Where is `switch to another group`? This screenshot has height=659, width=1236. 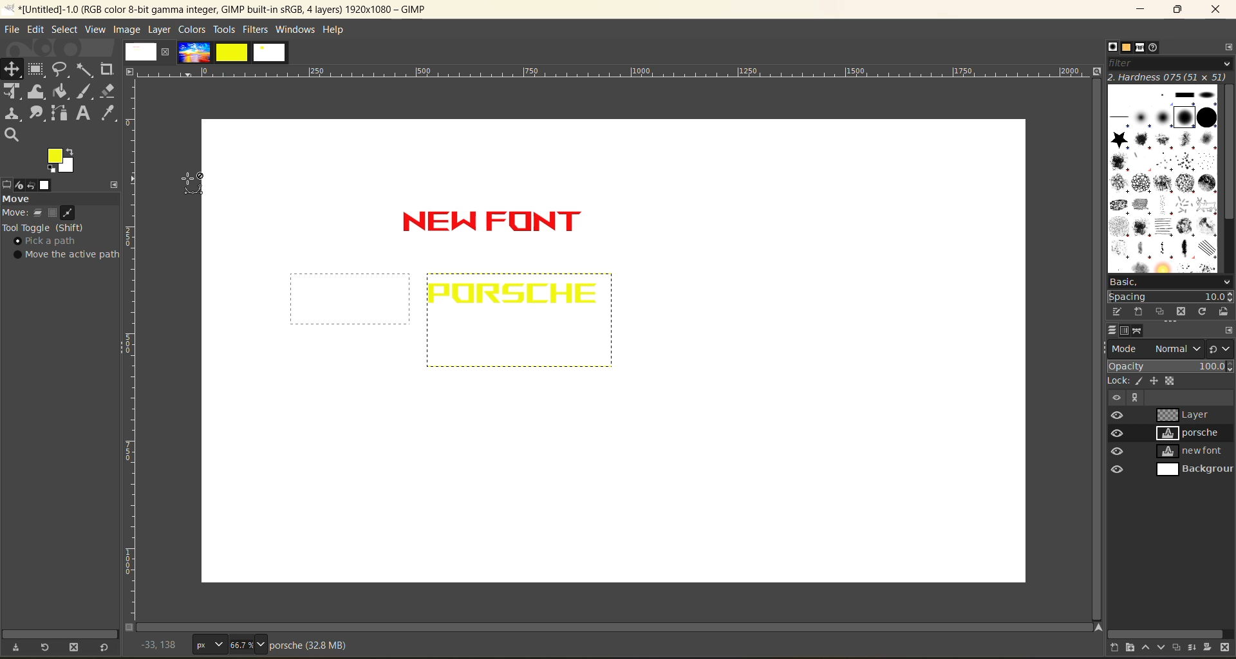 switch to another group is located at coordinates (1220, 350).